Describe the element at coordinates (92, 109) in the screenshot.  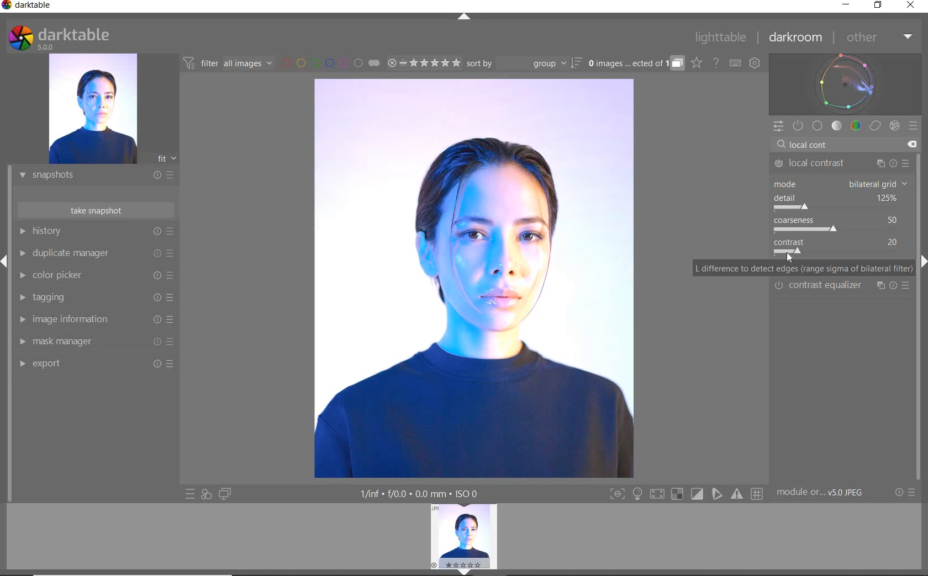
I see `IMAGE PREVIEW` at that location.